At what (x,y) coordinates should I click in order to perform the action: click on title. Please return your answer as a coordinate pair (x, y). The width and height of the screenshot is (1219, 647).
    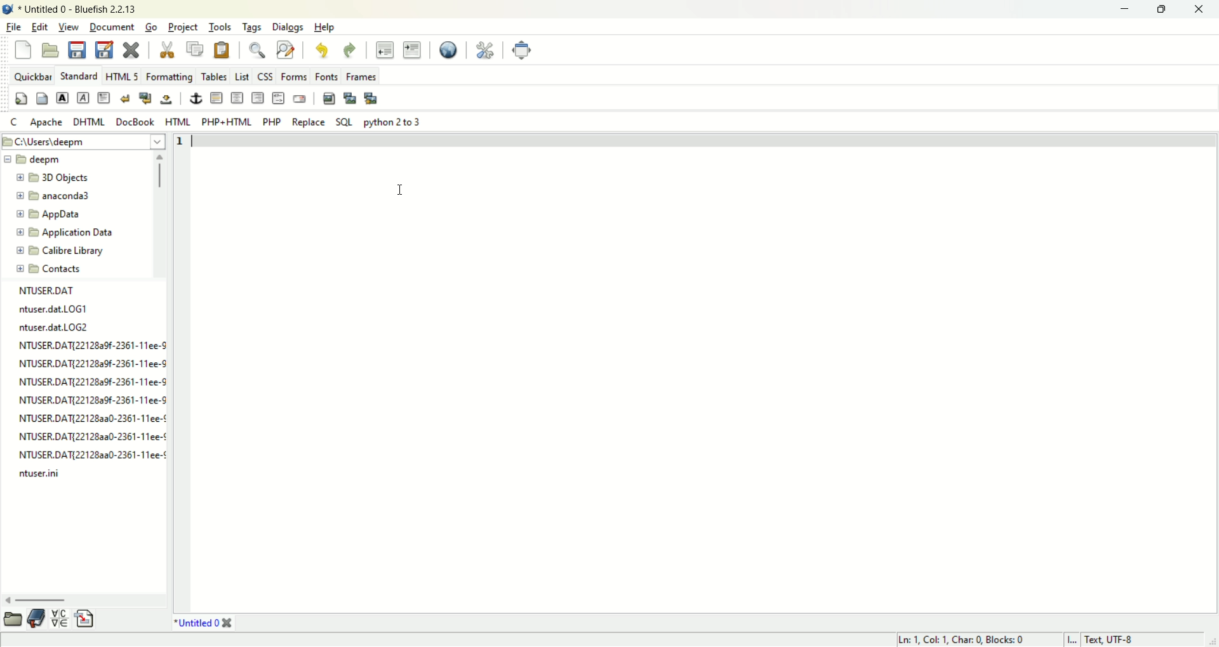
    Looking at the image, I should click on (203, 624).